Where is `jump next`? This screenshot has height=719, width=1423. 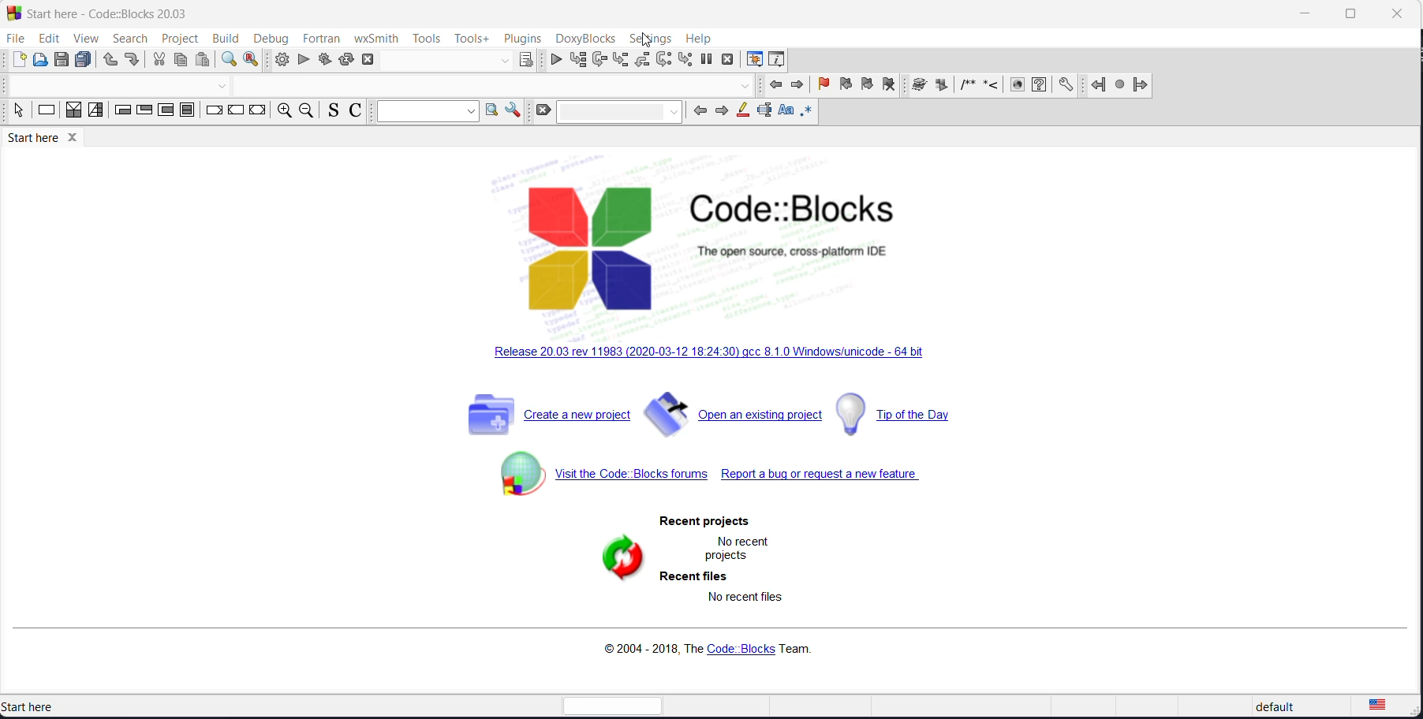
jump next is located at coordinates (1119, 85).